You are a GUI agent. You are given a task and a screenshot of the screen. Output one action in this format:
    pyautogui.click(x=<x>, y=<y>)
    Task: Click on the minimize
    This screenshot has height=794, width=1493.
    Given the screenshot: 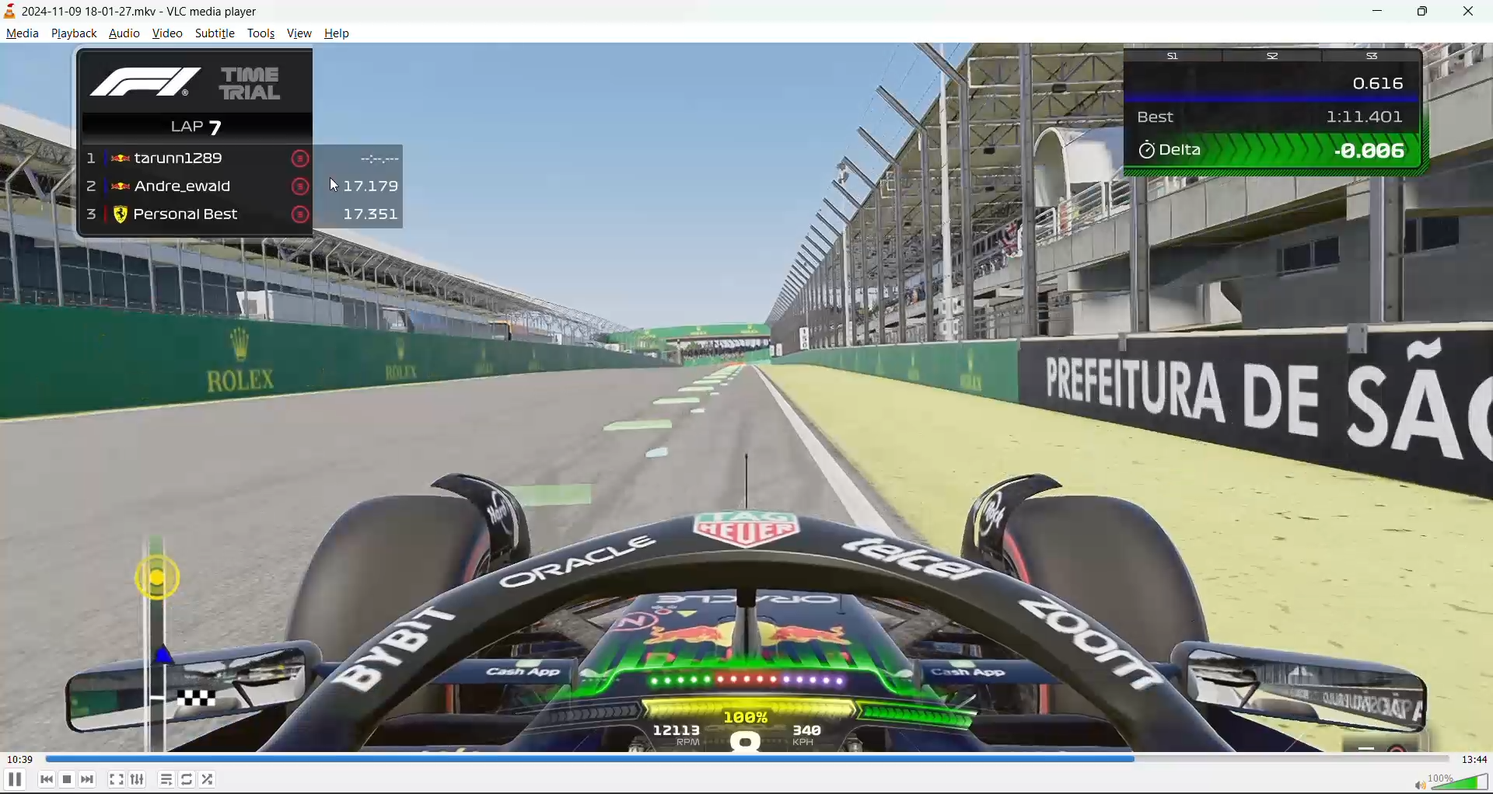 What is the action you would take?
    pyautogui.click(x=1374, y=13)
    